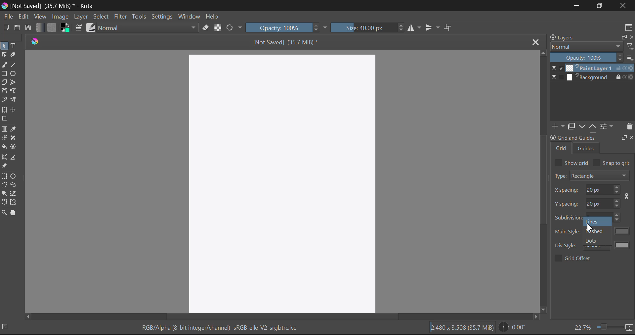 The image size is (635, 335). Describe the element at coordinates (4, 129) in the screenshot. I see `Gradient Fill` at that location.